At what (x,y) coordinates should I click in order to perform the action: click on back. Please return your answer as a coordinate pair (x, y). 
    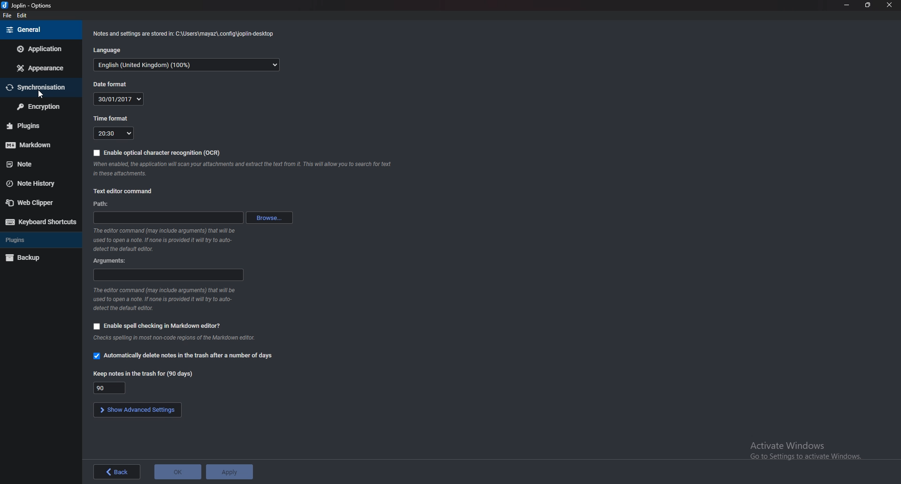
    Looking at the image, I should click on (116, 472).